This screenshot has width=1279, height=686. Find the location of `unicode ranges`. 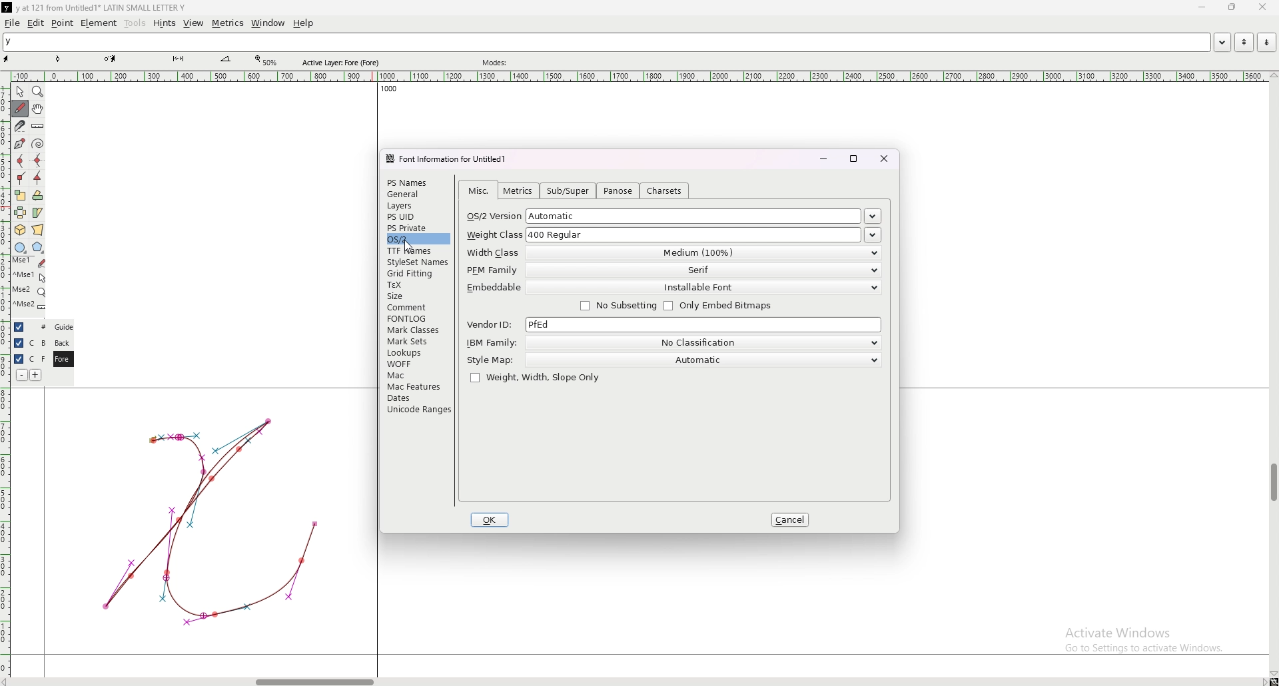

unicode ranges is located at coordinates (418, 409).